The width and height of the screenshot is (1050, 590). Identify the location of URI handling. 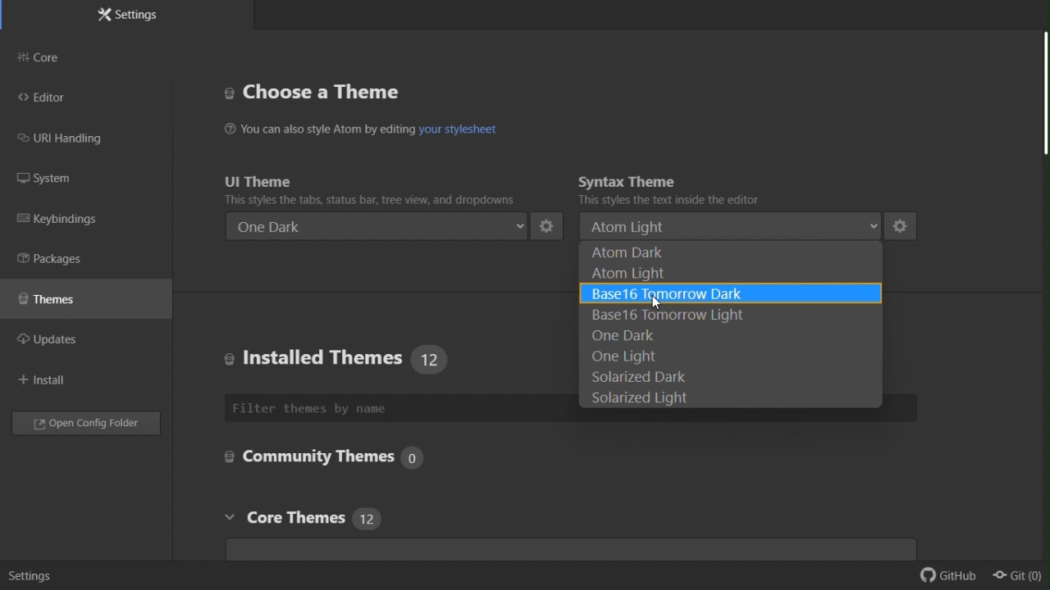
(71, 141).